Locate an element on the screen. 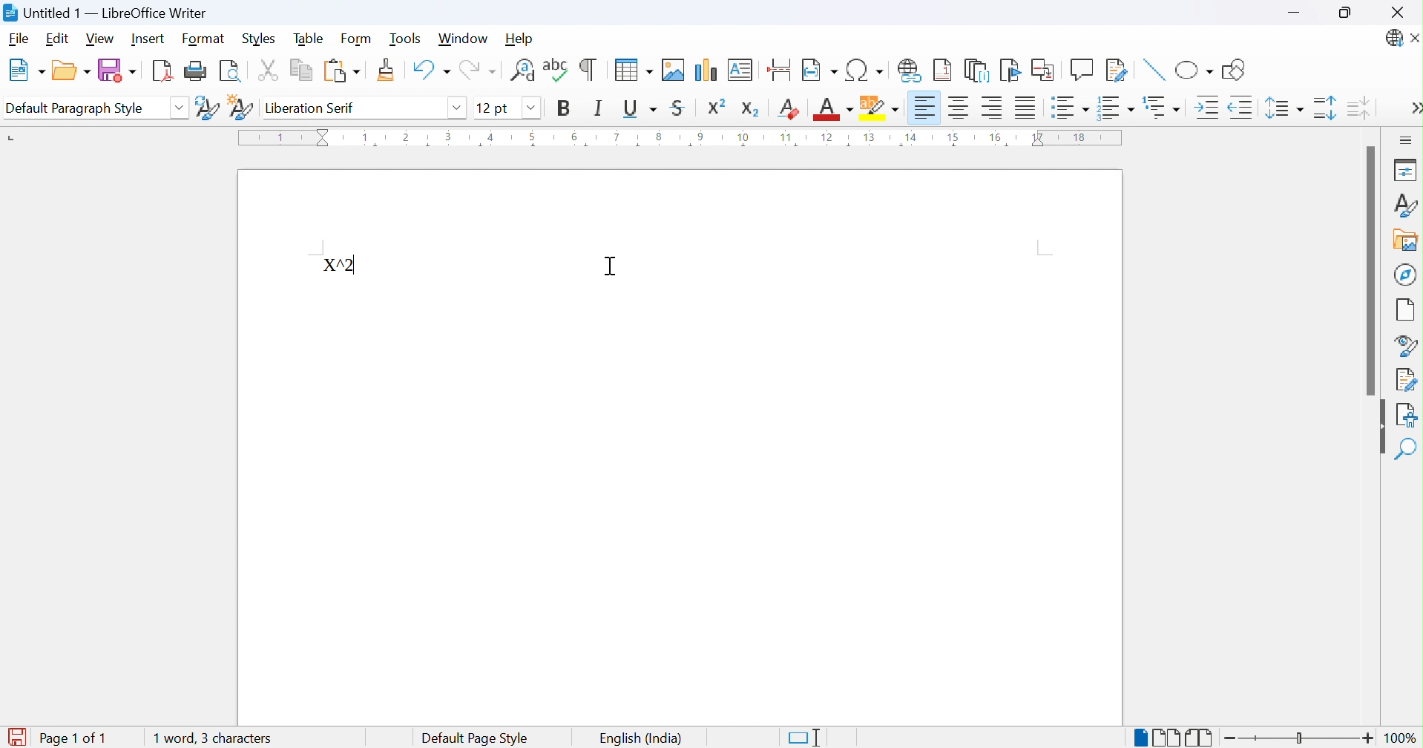  Basic shapes is located at coordinates (1196, 70).